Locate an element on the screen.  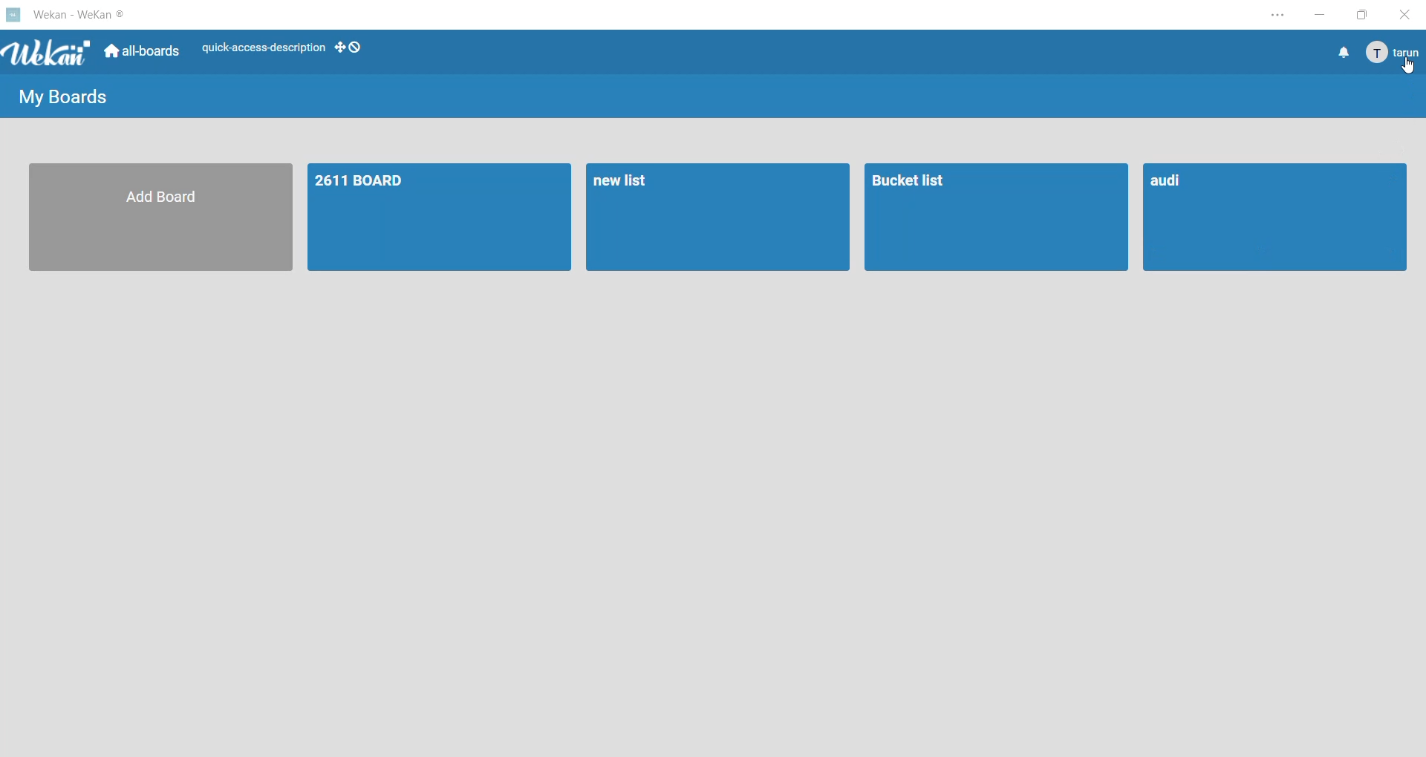
show desktop drag handles is located at coordinates (351, 47).